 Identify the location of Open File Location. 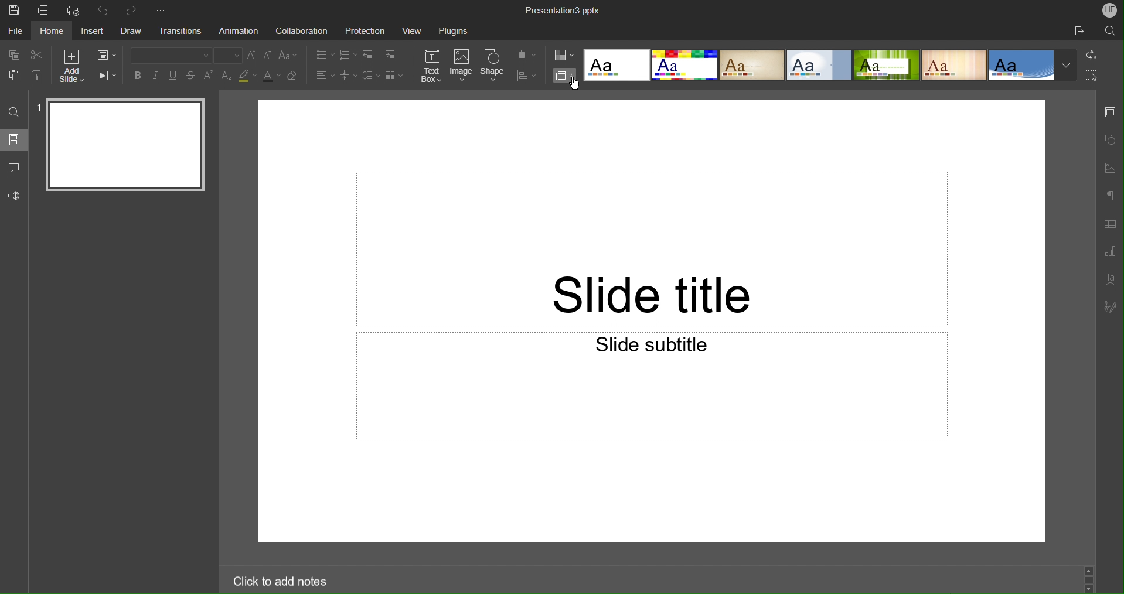
(1080, 32).